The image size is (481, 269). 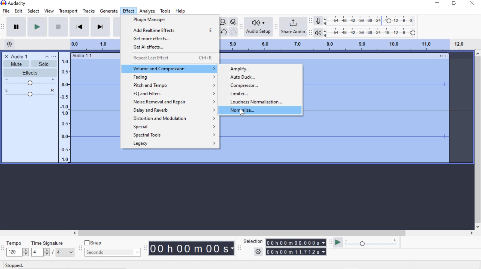 What do you see at coordinates (173, 85) in the screenshot?
I see `pitch and tempo` at bounding box center [173, 85].